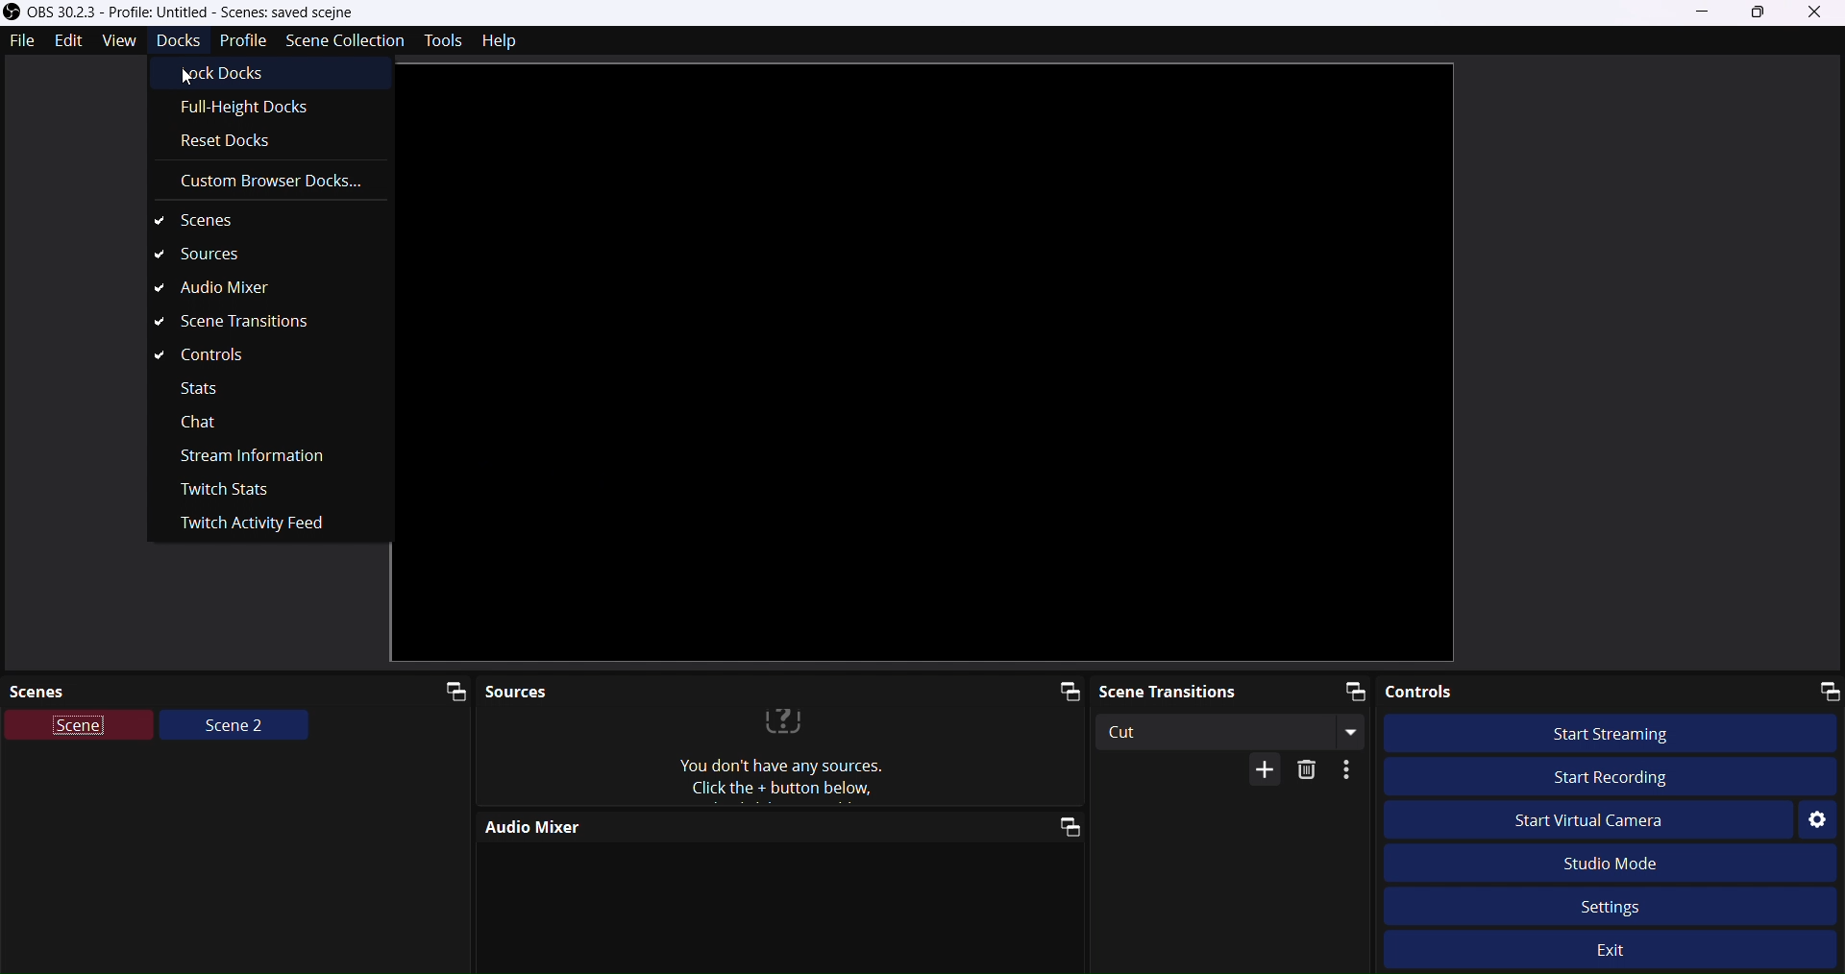 The width and height of the screenshot is (1845, 974). I want to click on Twitch Stats, so click(225, 491).